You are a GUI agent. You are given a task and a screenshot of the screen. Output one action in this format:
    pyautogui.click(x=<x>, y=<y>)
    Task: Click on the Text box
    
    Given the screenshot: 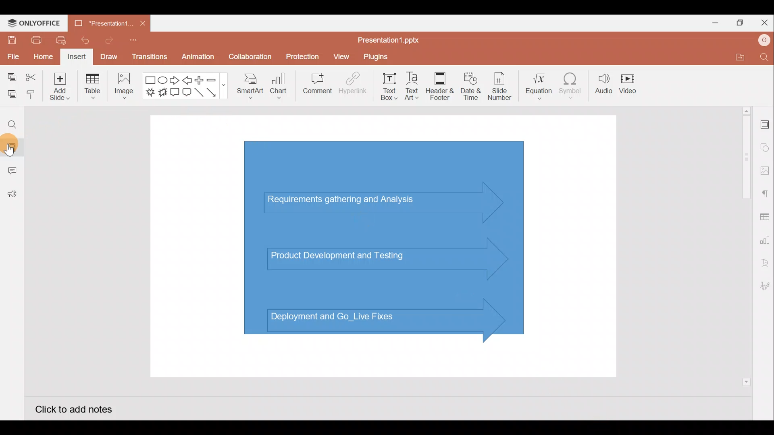 What is the action you would take?
    pyautogui.click(x=387, y=87)
    